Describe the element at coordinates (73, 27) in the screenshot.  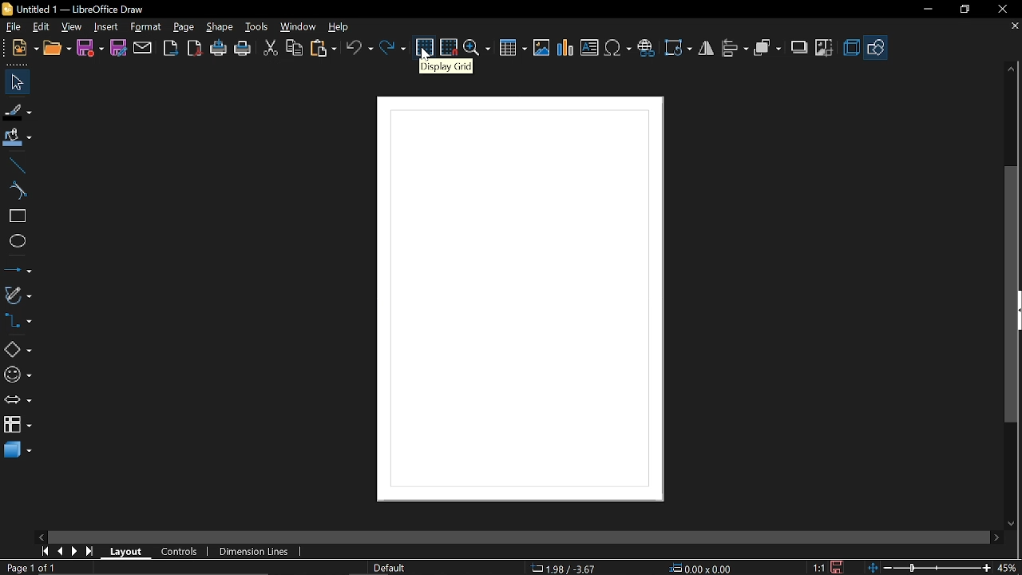
I see `View` at that location.